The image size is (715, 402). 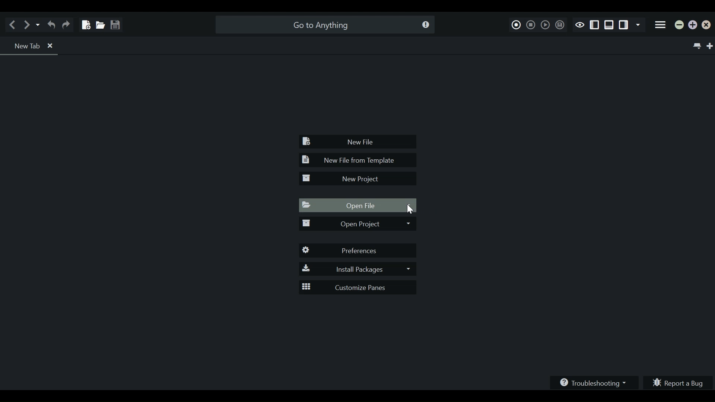 I want to click on New Tab, so click(x=711, y=45).